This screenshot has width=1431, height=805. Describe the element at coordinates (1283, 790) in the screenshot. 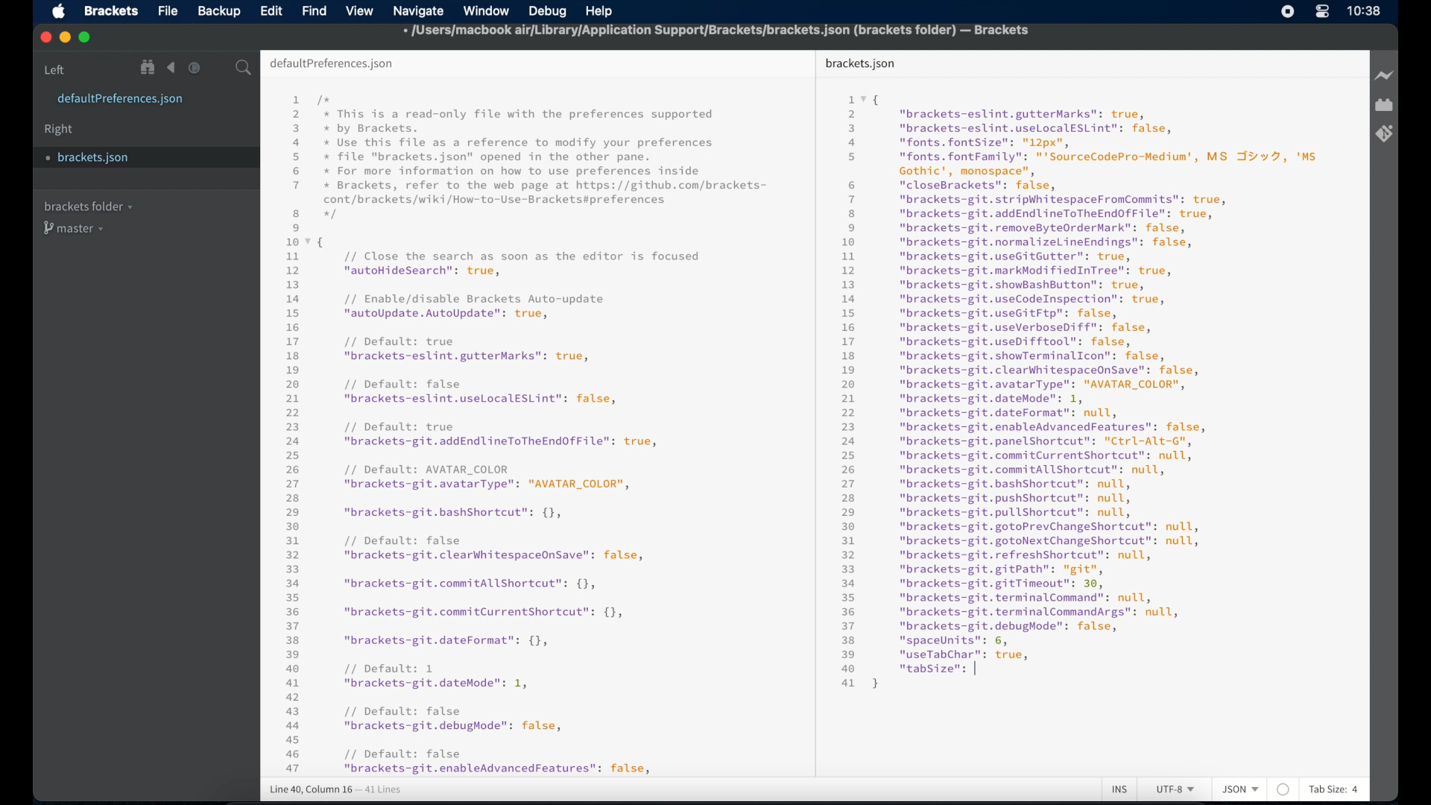

I see `no linter available for json` at that location.